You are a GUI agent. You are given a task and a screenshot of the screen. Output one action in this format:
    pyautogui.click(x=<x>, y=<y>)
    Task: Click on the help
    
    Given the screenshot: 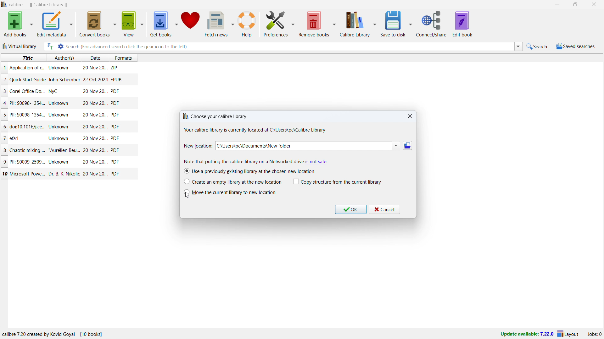 What is the action you would take?
    pyautogui.click(x=247, y=24)
    